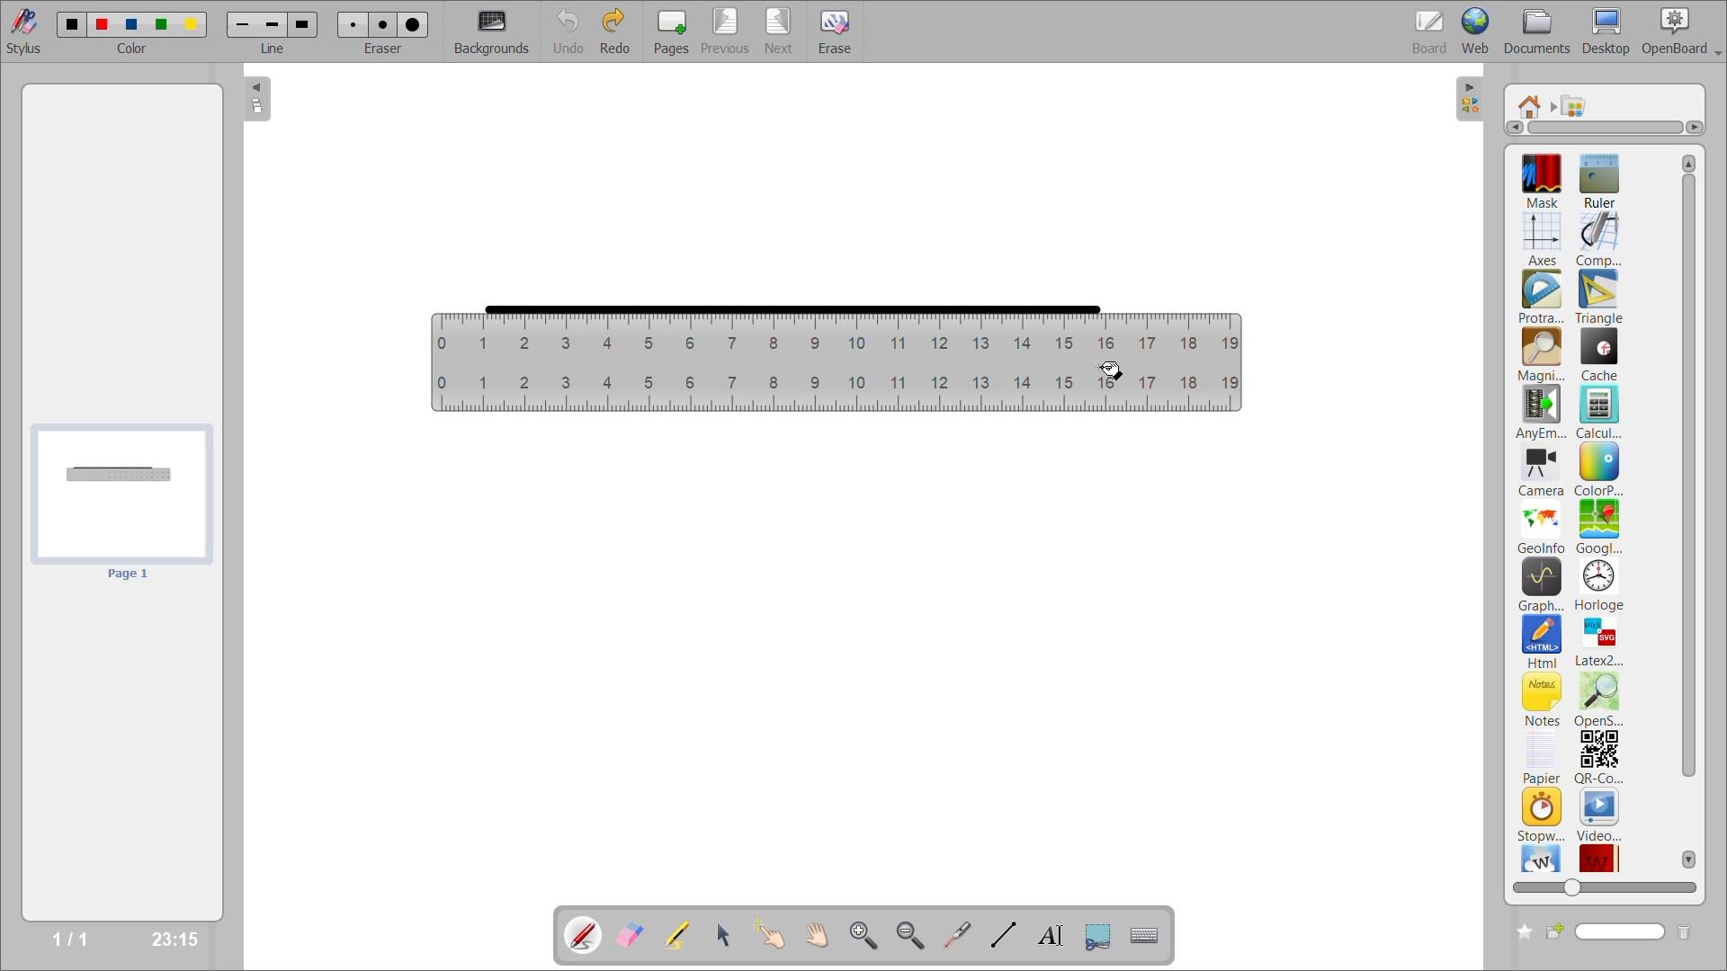 This screenshot has height=971, width=1727. Describe the element at coordinates (21, 29) in the screenshot. I see `stylus` at that location.